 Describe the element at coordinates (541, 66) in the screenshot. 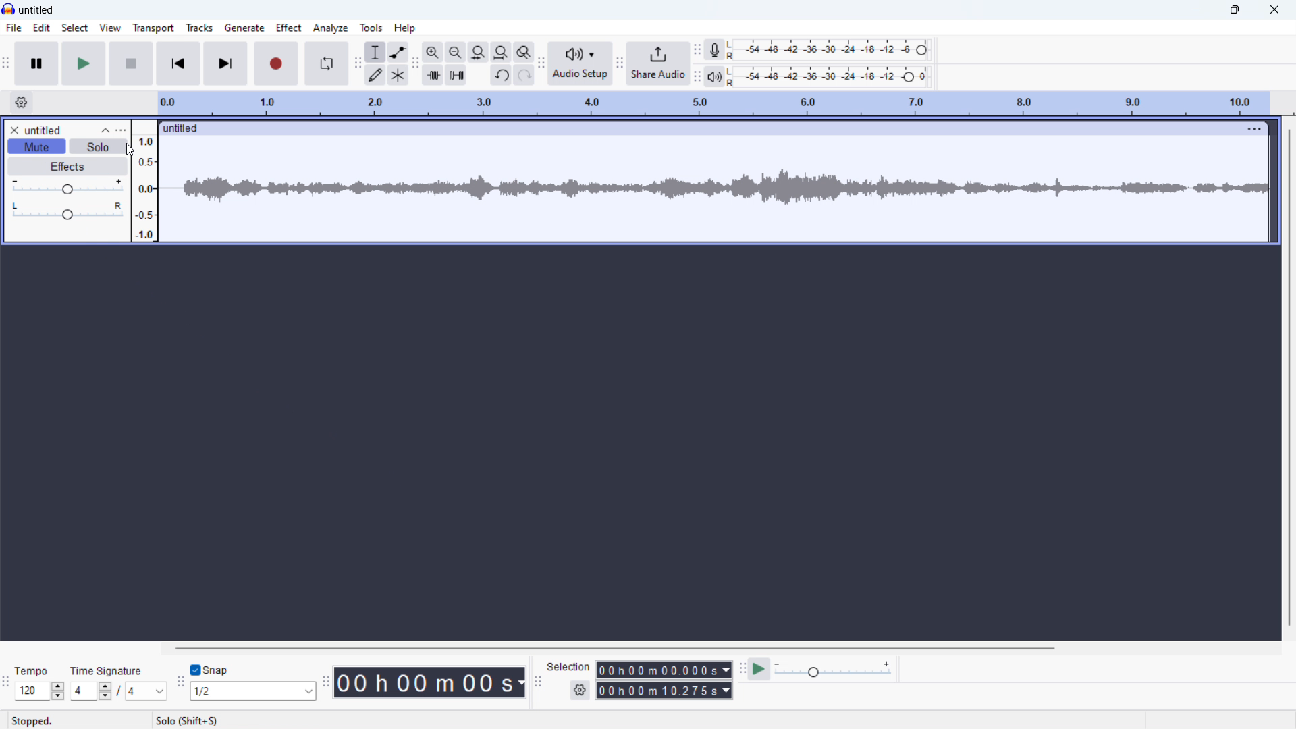

I see `audio setup toolbar` at that location.